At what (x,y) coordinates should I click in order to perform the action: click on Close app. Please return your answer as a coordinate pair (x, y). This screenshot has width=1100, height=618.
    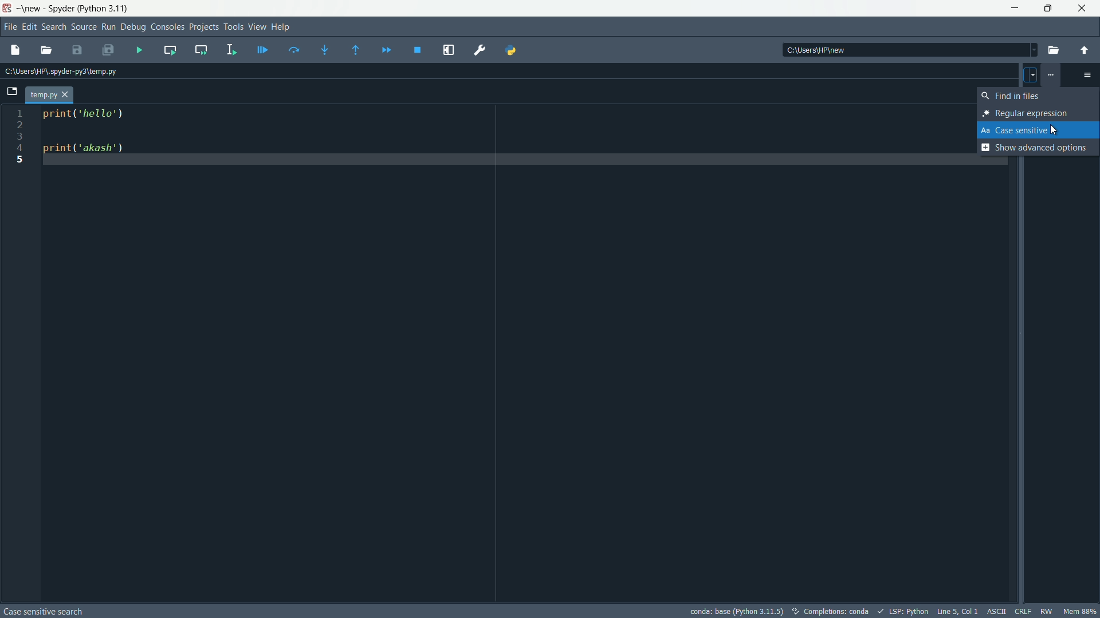
    Looking at the image, I should click on (1082, 9).